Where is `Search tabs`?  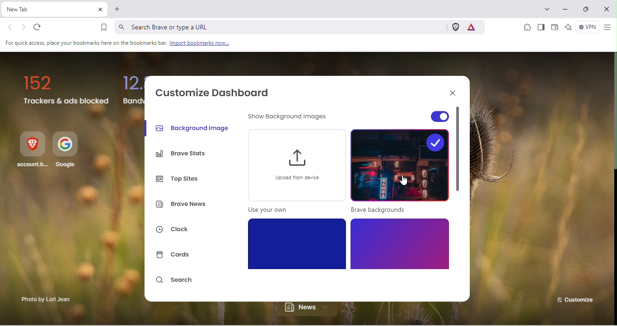 Search tabs is located at coordinates (549, 8).